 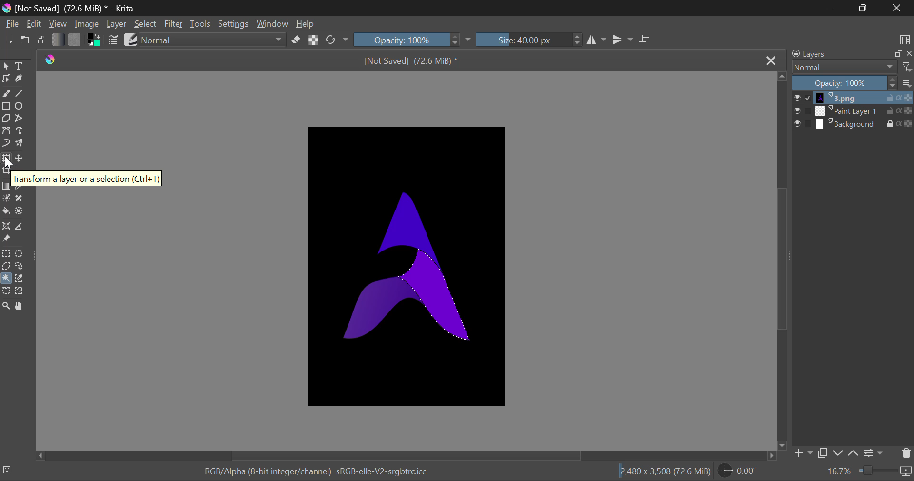 I want to click on Delete Layer, so click(x=904, y=453).